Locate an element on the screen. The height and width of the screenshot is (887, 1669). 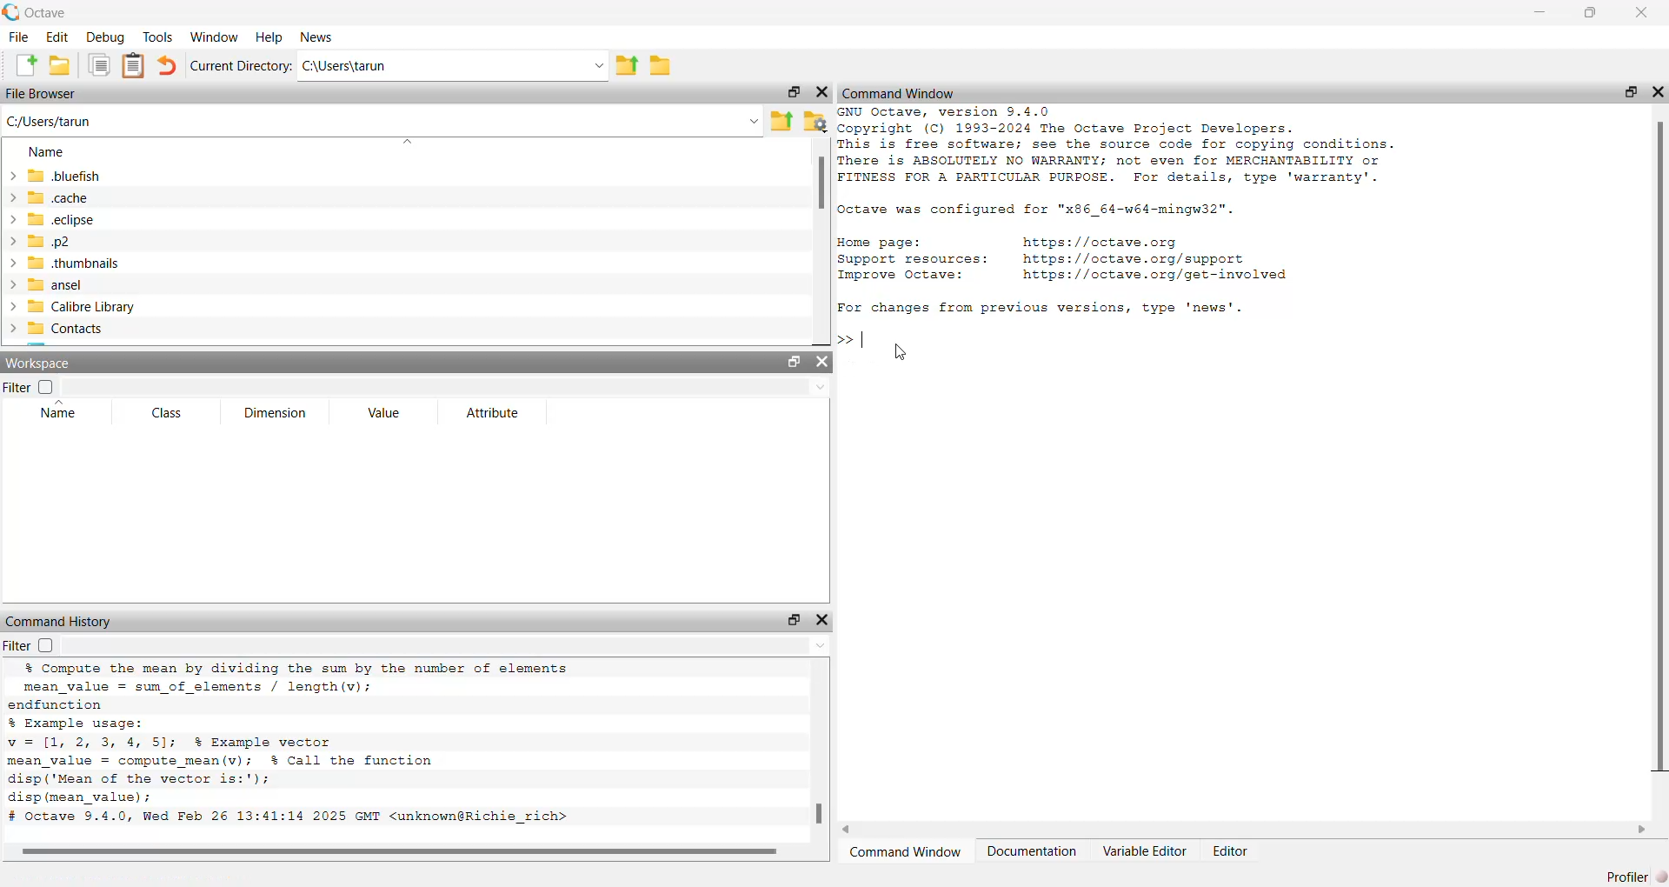
.bluefish is located at coordinates (65, 177).